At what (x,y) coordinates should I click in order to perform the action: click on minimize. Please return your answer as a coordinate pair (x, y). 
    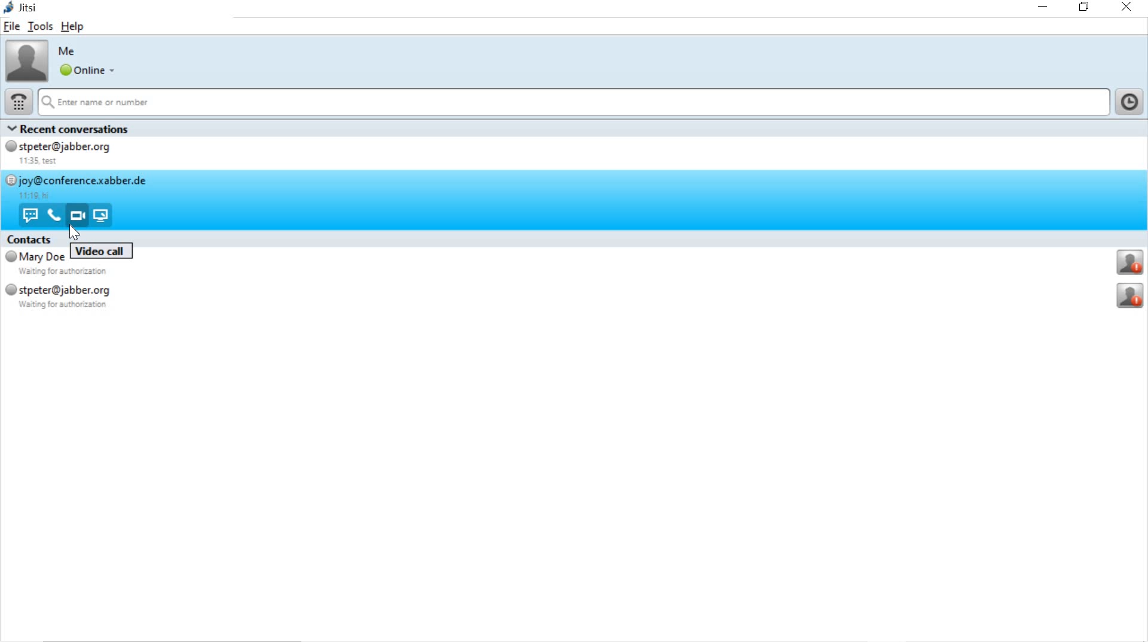
    Looking at the image, I should click on (1045, 7).